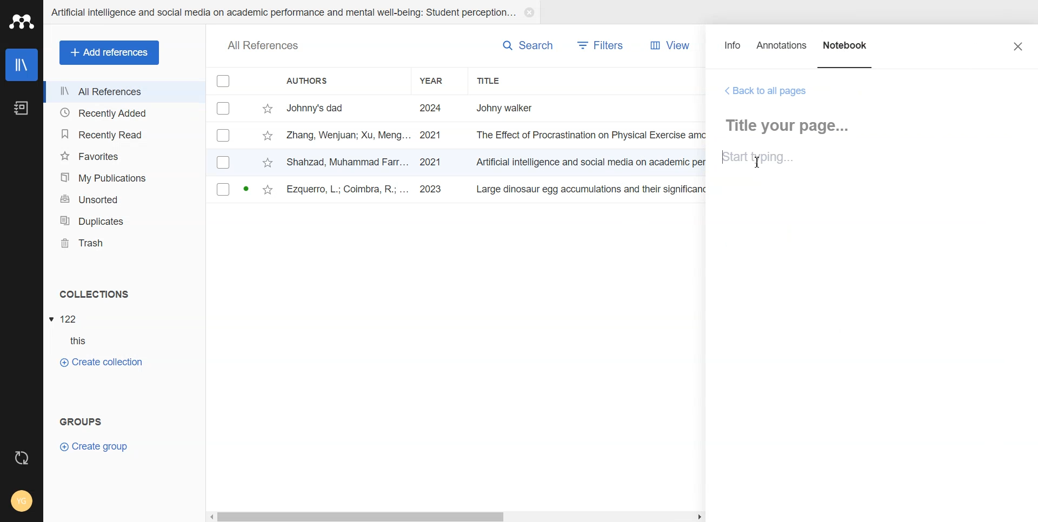 The image size is (1038, 522). What do you see at coordinates (431, 136) in the screenshot?
I see `2021` at bounding box center [431, 136].